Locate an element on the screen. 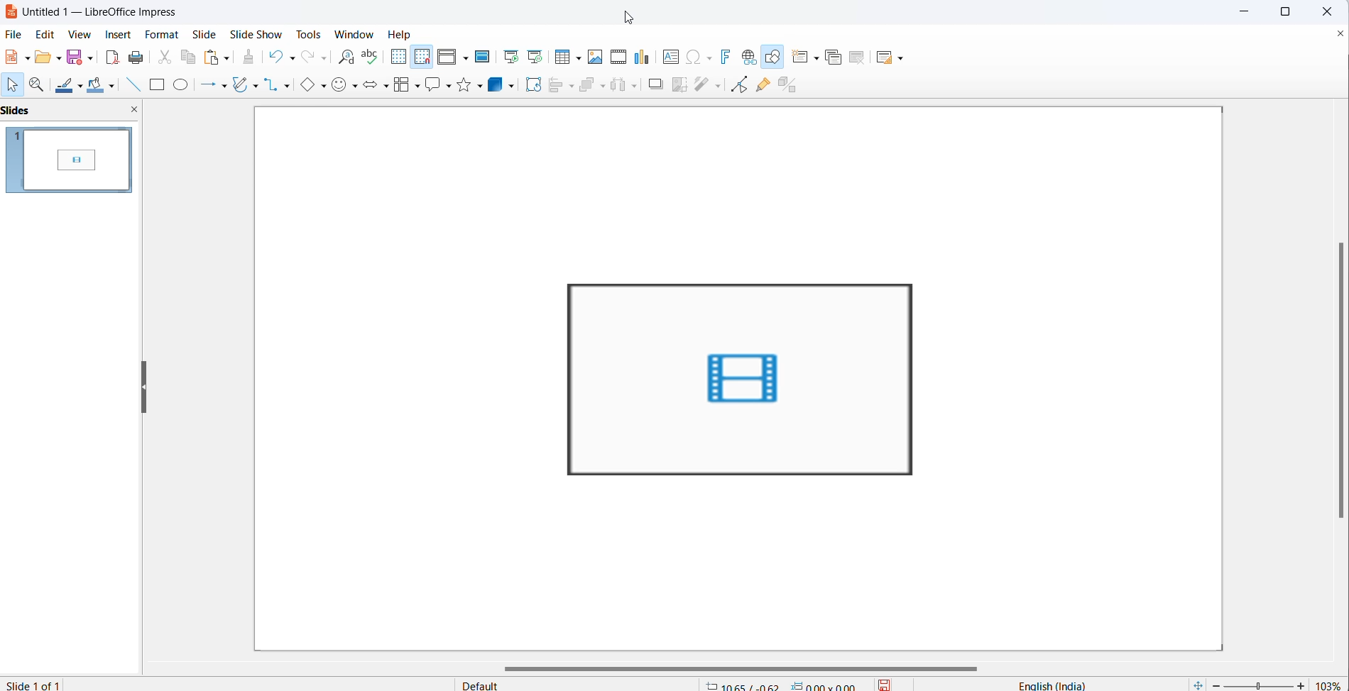  insert chart is located at coordinates (643, 56).